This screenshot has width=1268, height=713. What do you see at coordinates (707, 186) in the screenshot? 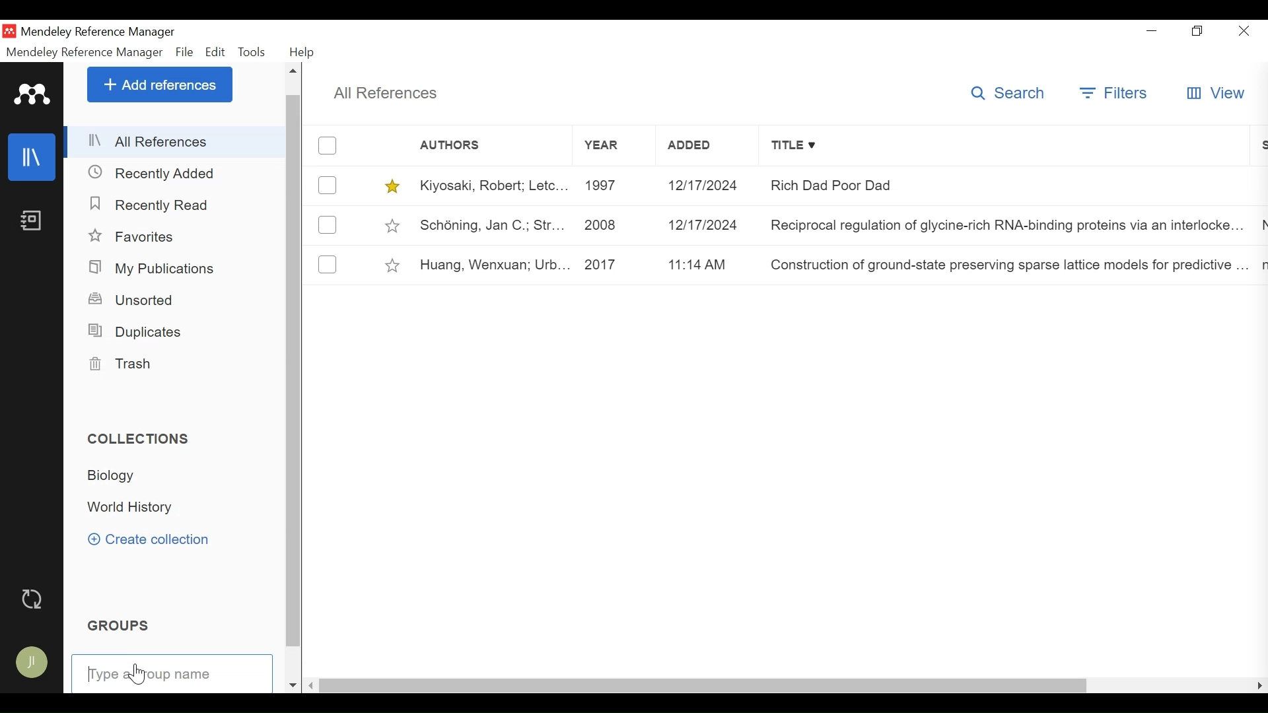
I see `12/12/2024` at bounding box center [707, 186].